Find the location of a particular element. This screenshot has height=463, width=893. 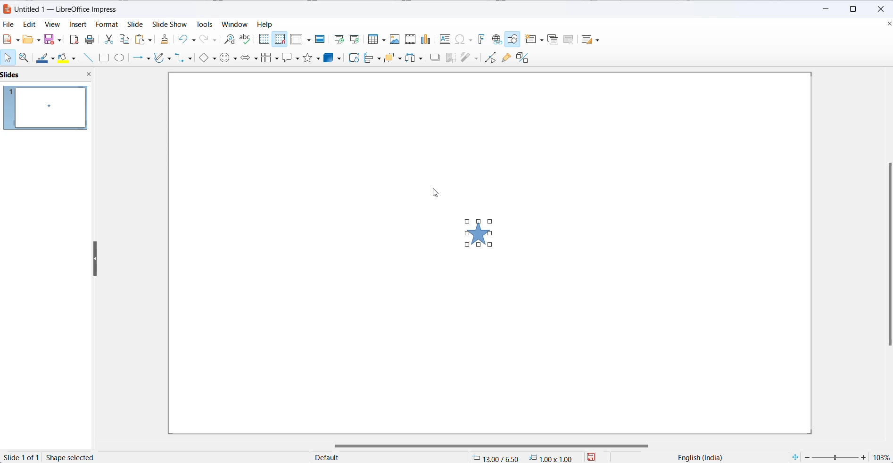

display views is located at coordinates (301, 39).